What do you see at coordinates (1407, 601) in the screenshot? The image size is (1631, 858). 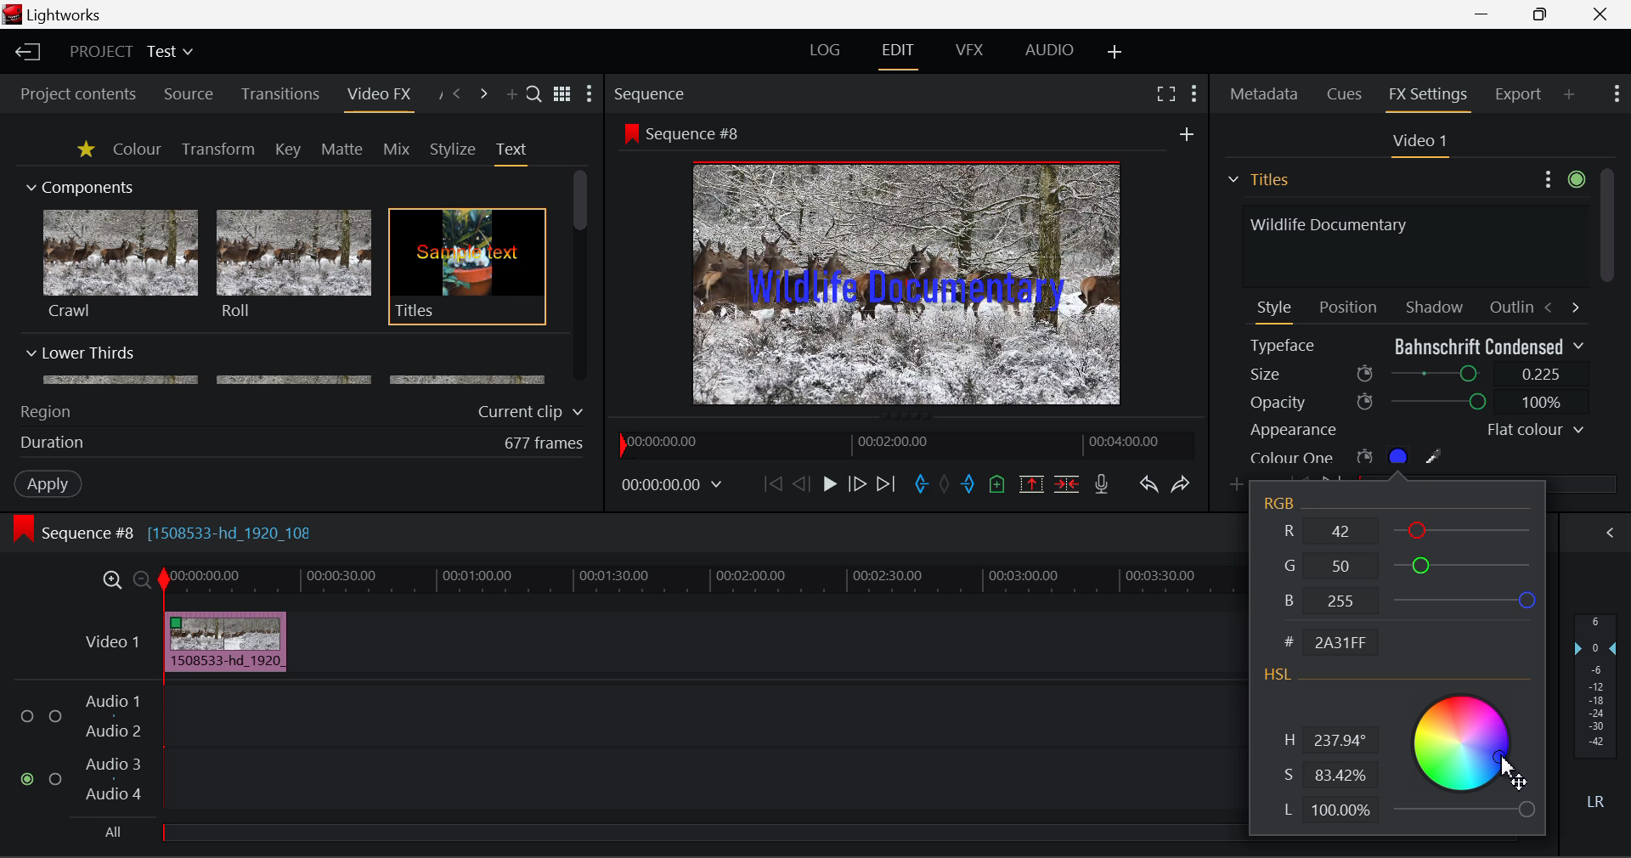 I see `B` at bounding box center [1407, 601].